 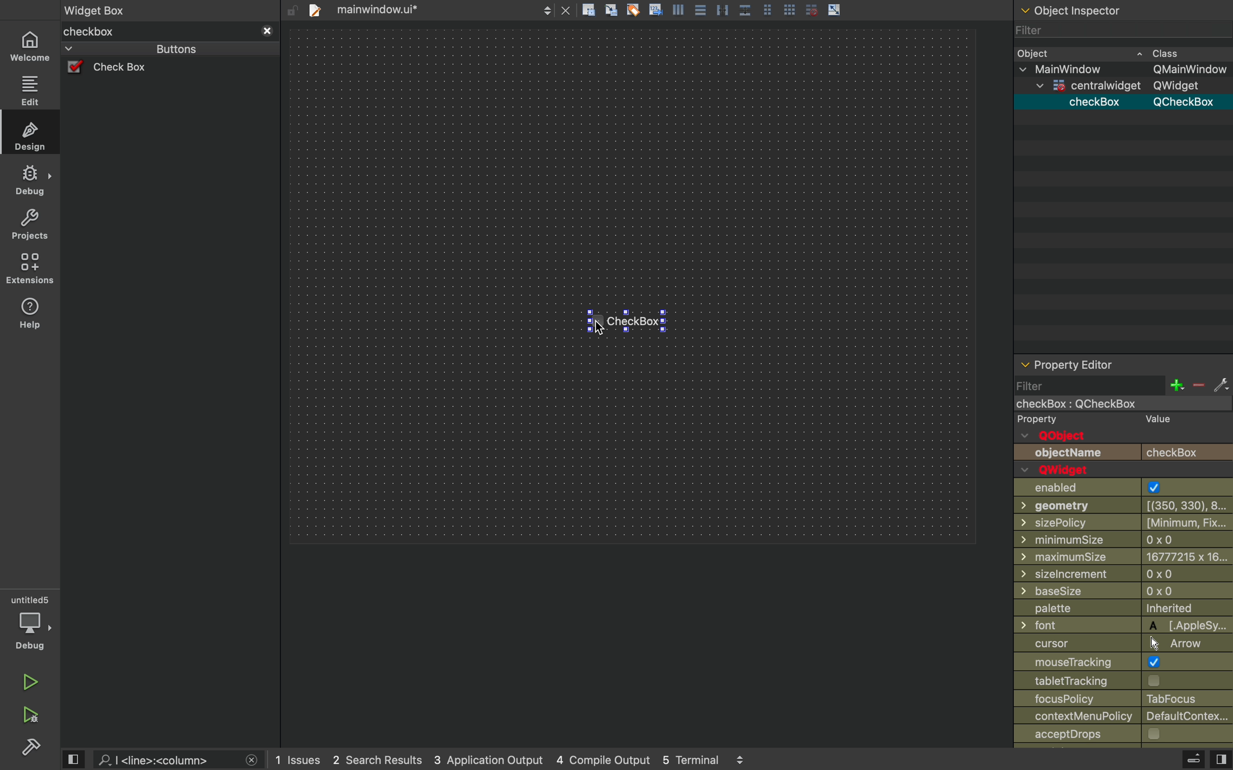 I want to click on font, so click(x=1123, y=625).